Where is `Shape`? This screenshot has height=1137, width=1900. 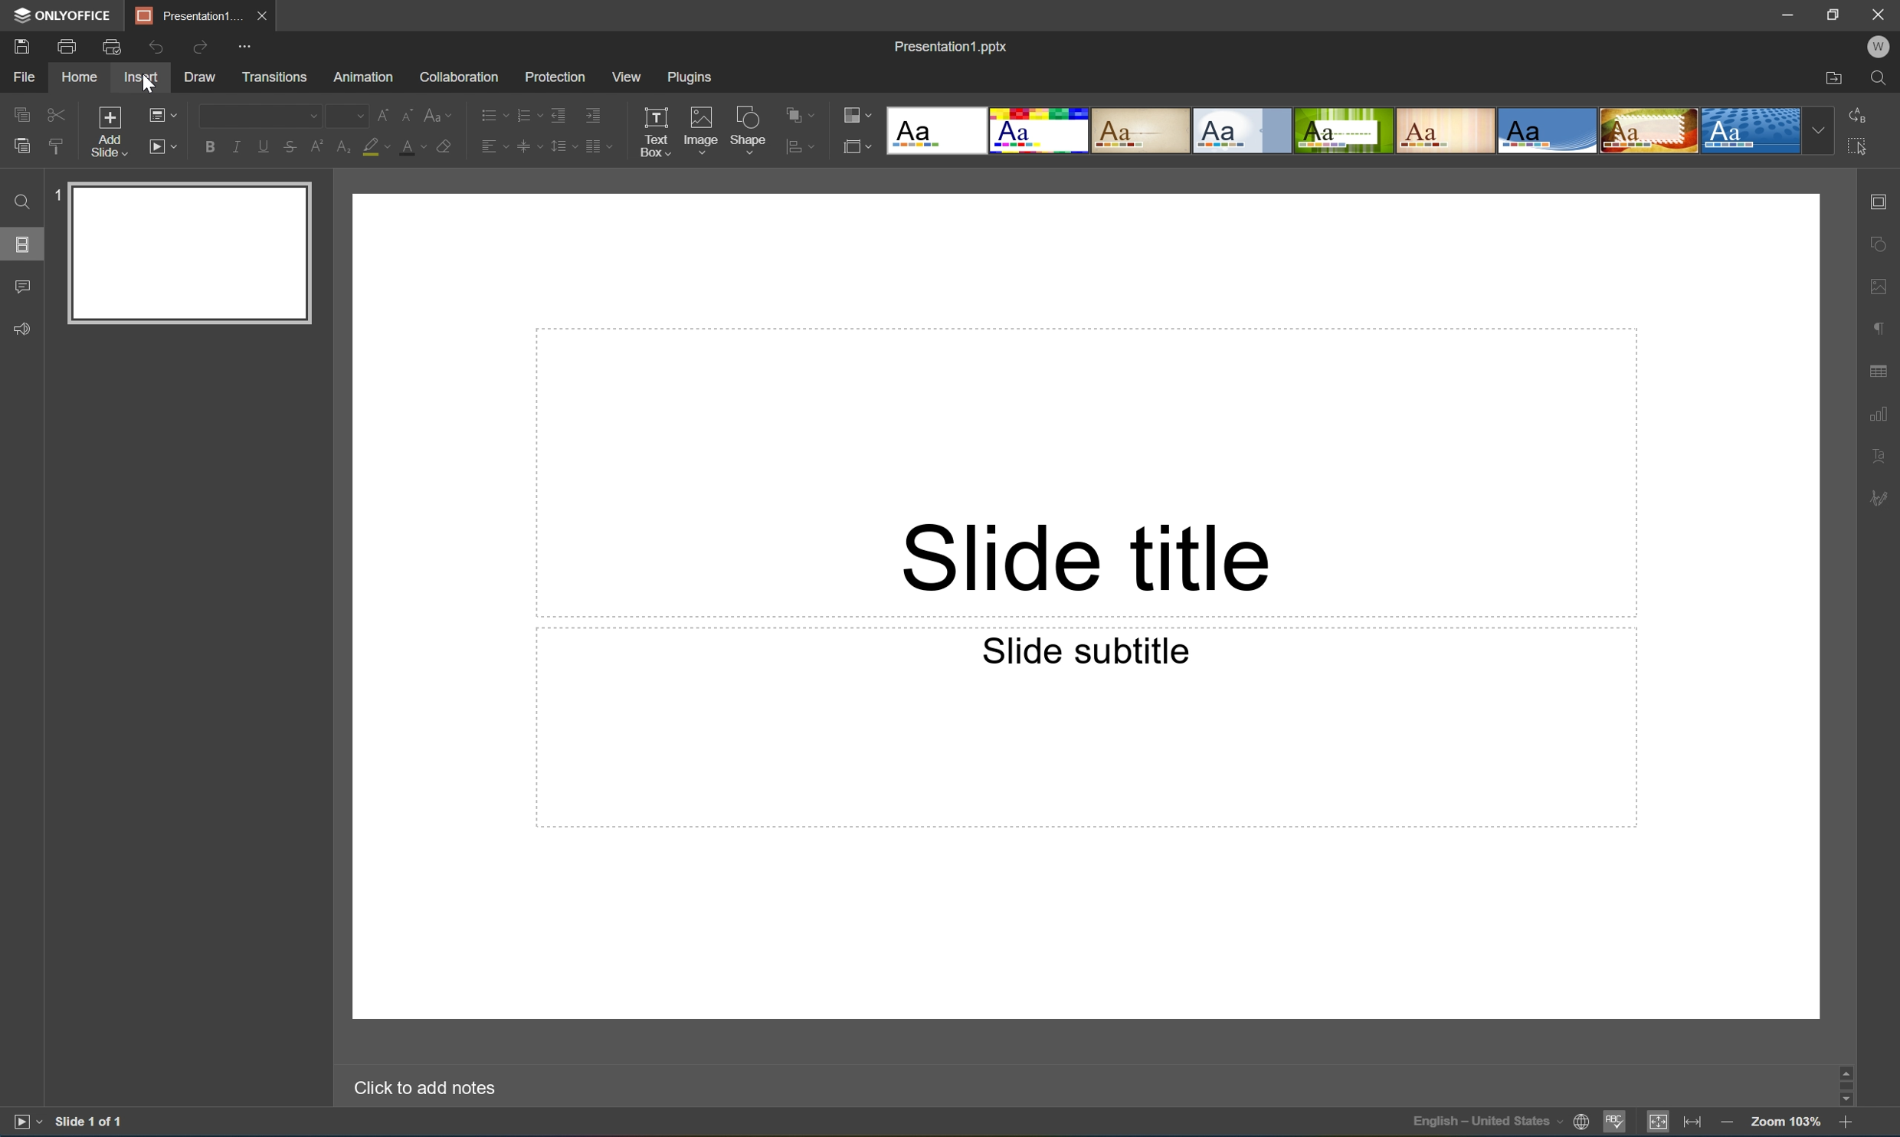 Shape is located at coordinates (749, 127).